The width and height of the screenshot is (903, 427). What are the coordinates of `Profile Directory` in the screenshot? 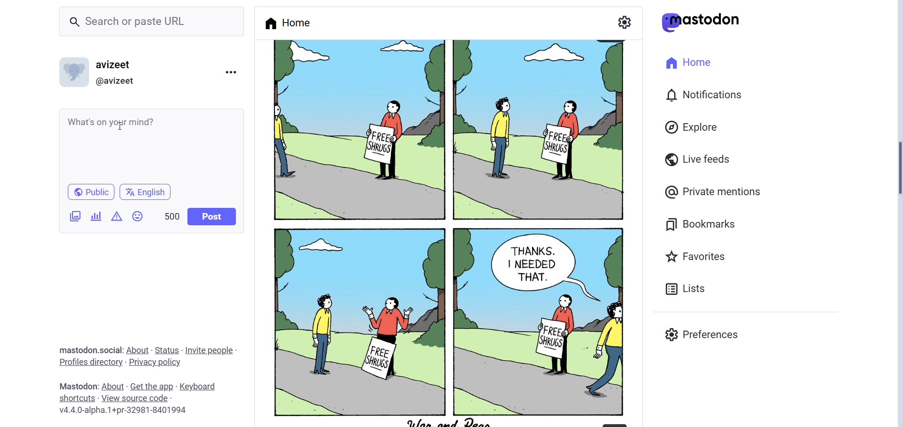 It's located at (89, 361).